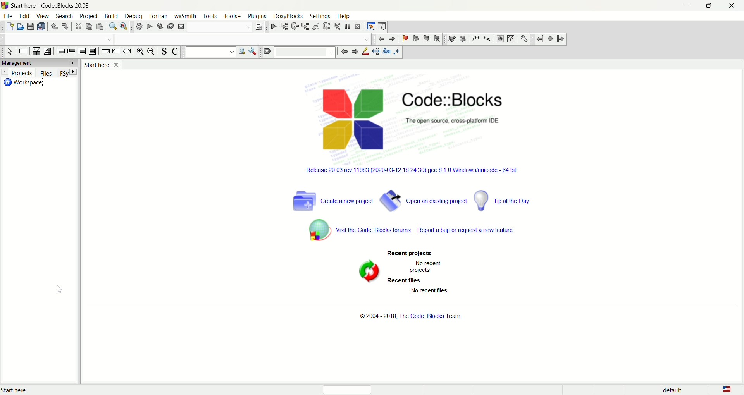 The width and height of the screenshot is (744, 395). Describe the element at coordinates (68, 73) in the screenshot. I see `Fsy` at that location.